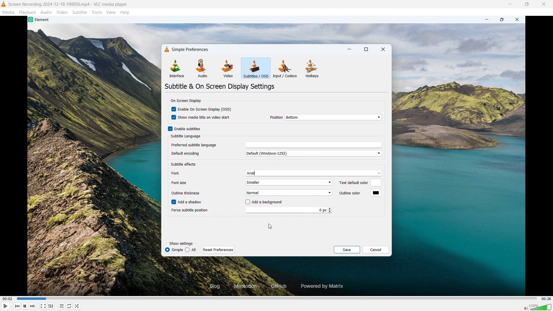 This screenshot has height=311, width=553. I want to click on set font, so click(313, 173).